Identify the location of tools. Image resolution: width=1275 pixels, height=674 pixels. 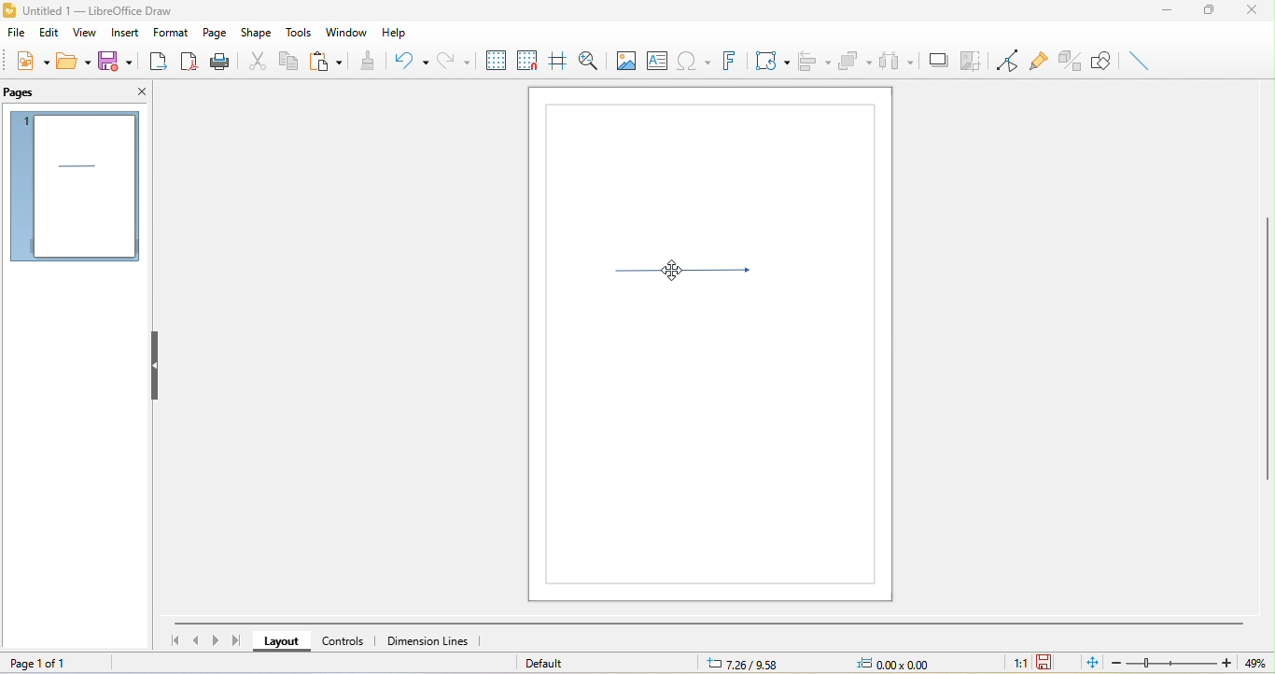
(301, 33).